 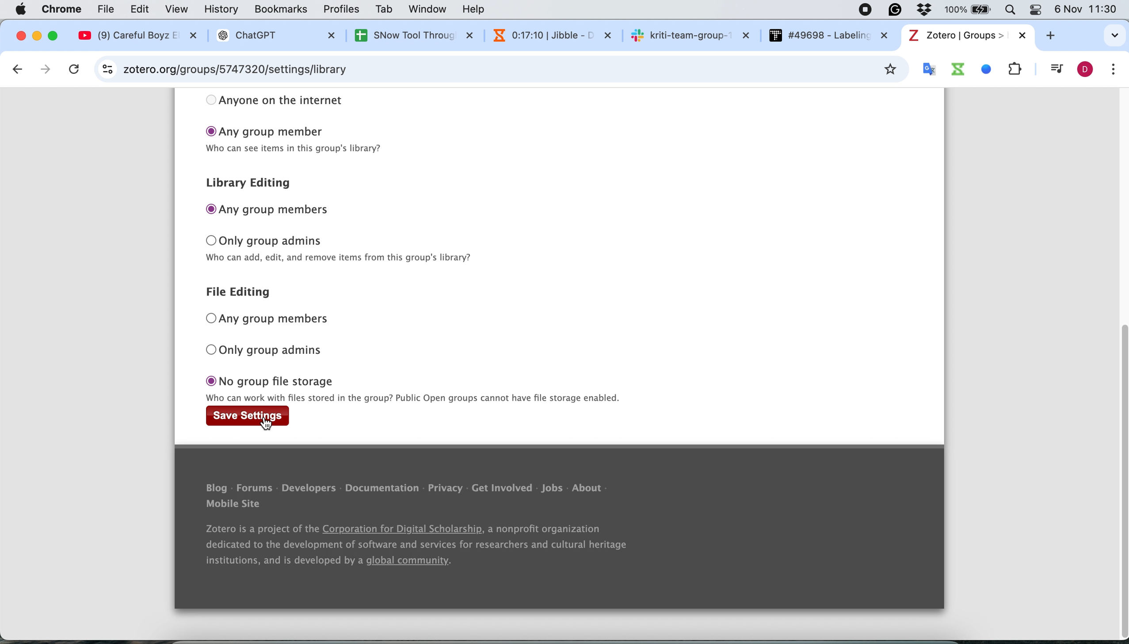 What do you see at coordinates (281, 240) in the screenshot?
I see `only group admins` at bounding box center [281, 240].